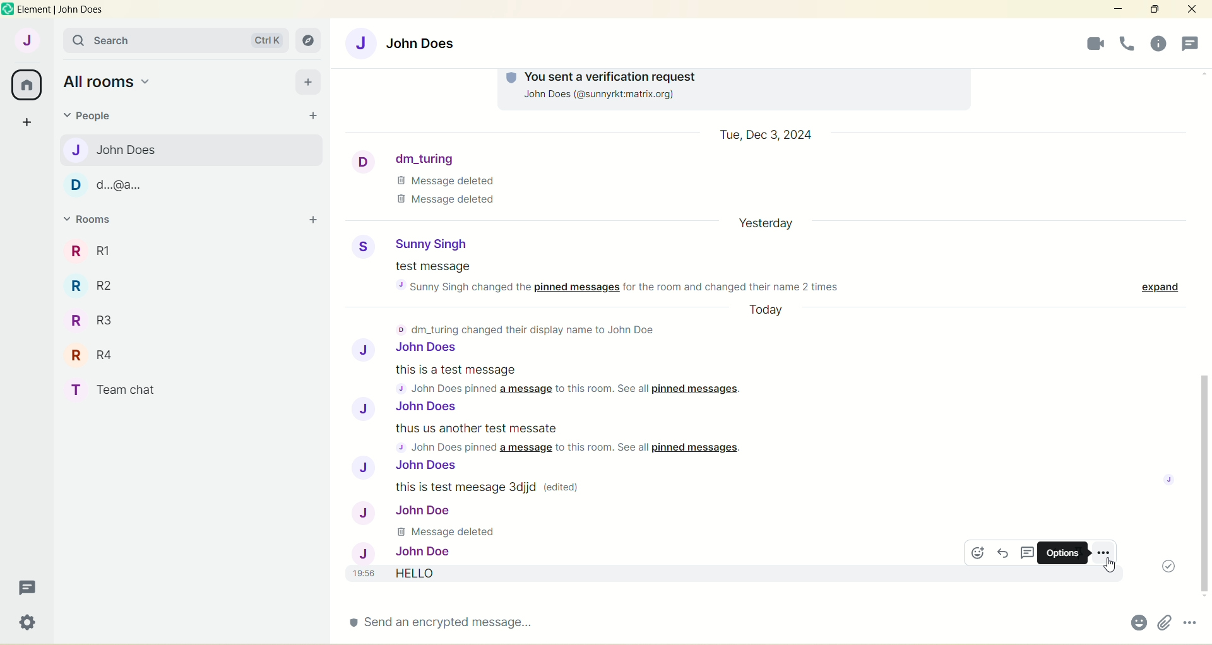  Describe the element at coordinates (1162, 624) in the screenshot. I see `attachments` at that location.